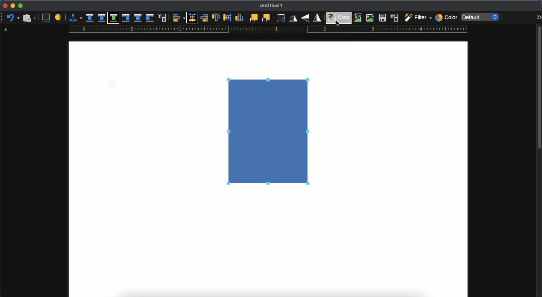 The image size is (542, 297). What do you see at coordinates (268, 29) in the screenshot?
I see `guide` at bounding box center [268, 29].